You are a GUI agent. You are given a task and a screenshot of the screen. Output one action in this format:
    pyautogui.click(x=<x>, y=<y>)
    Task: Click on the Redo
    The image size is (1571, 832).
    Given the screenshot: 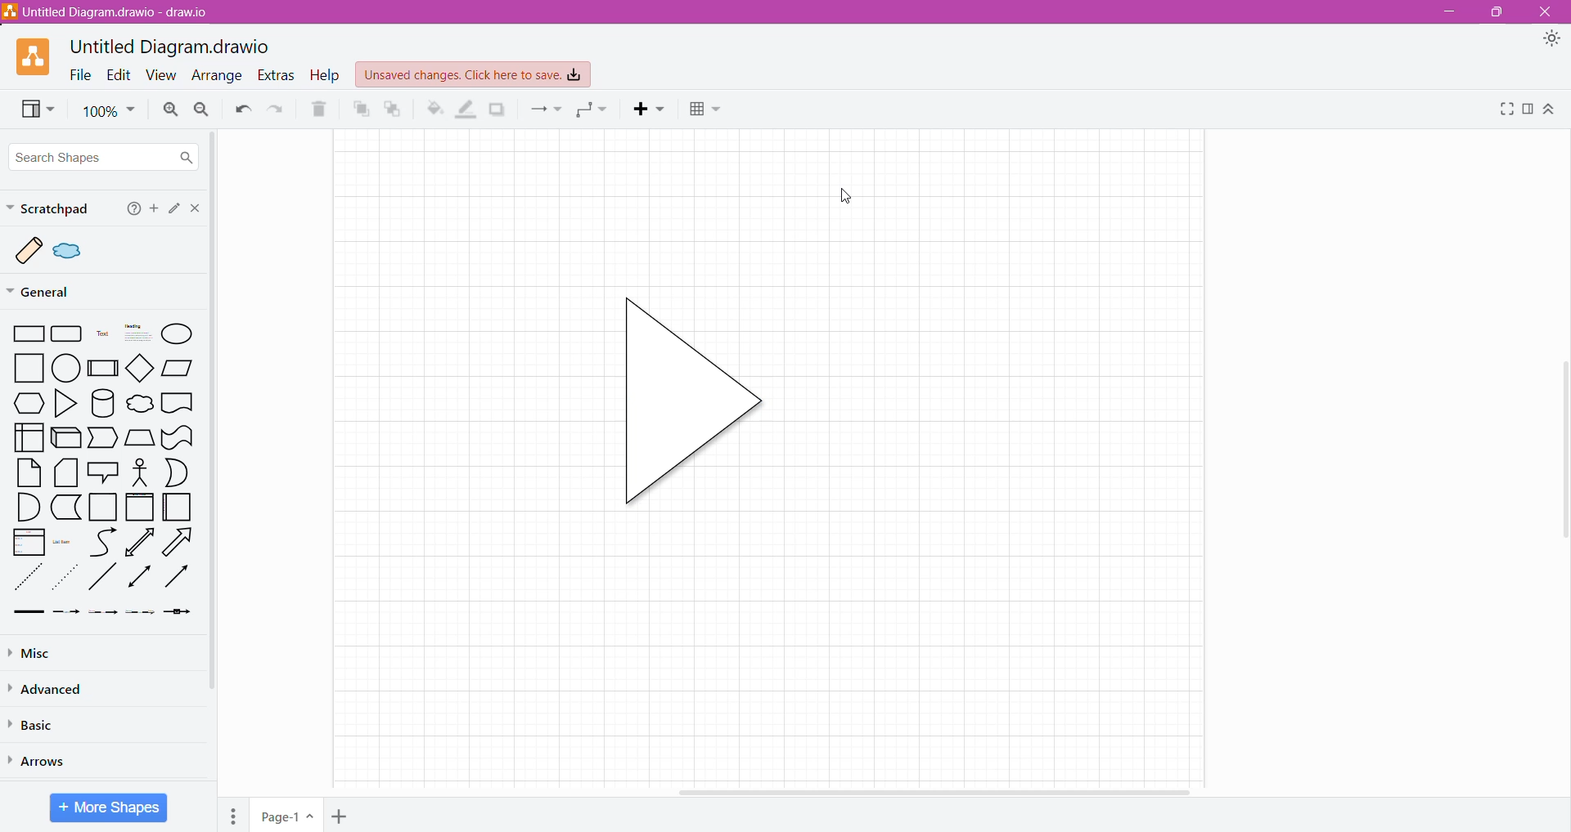 What is the action you would take?
    pyautogui.click(x=277, y=110)
    